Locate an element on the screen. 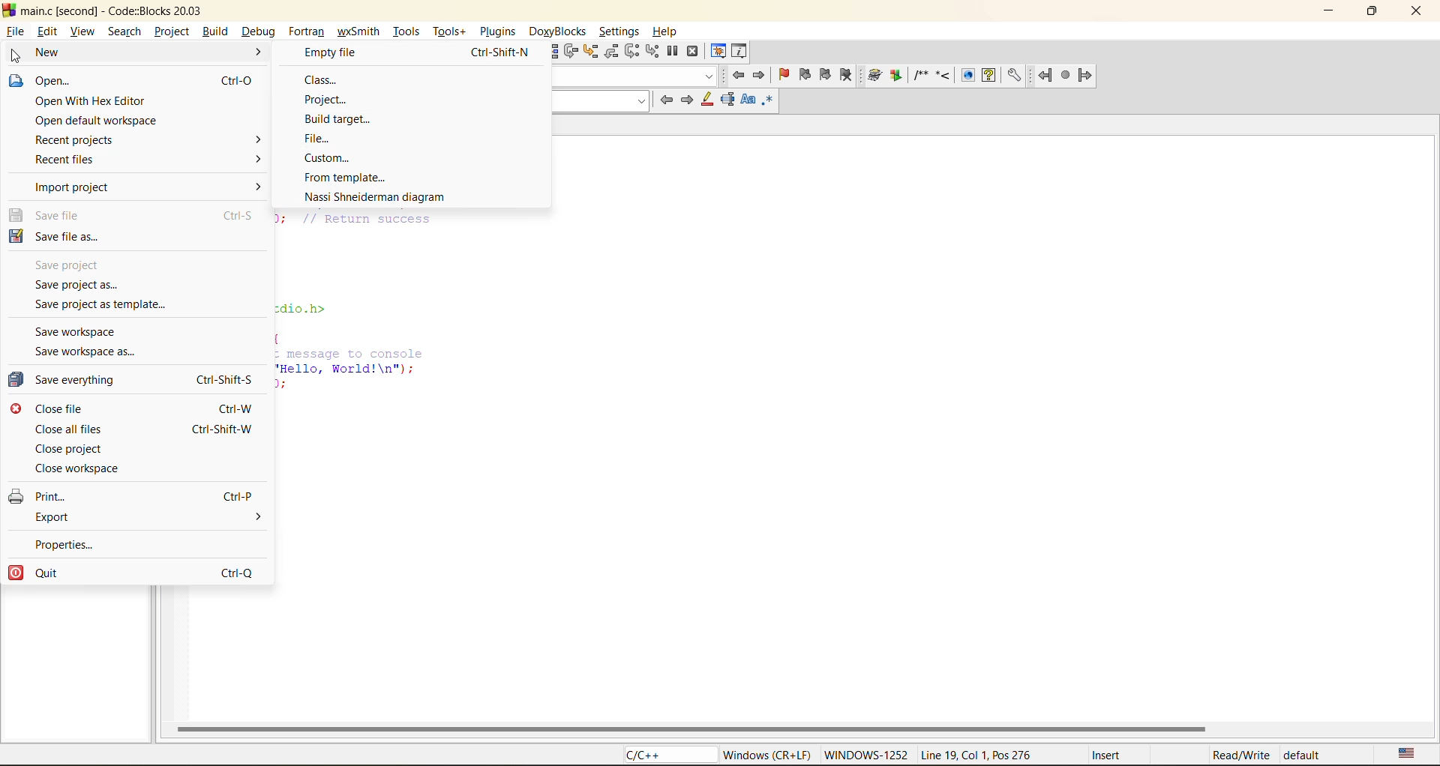  empty file is located at coordinates (409, 52).